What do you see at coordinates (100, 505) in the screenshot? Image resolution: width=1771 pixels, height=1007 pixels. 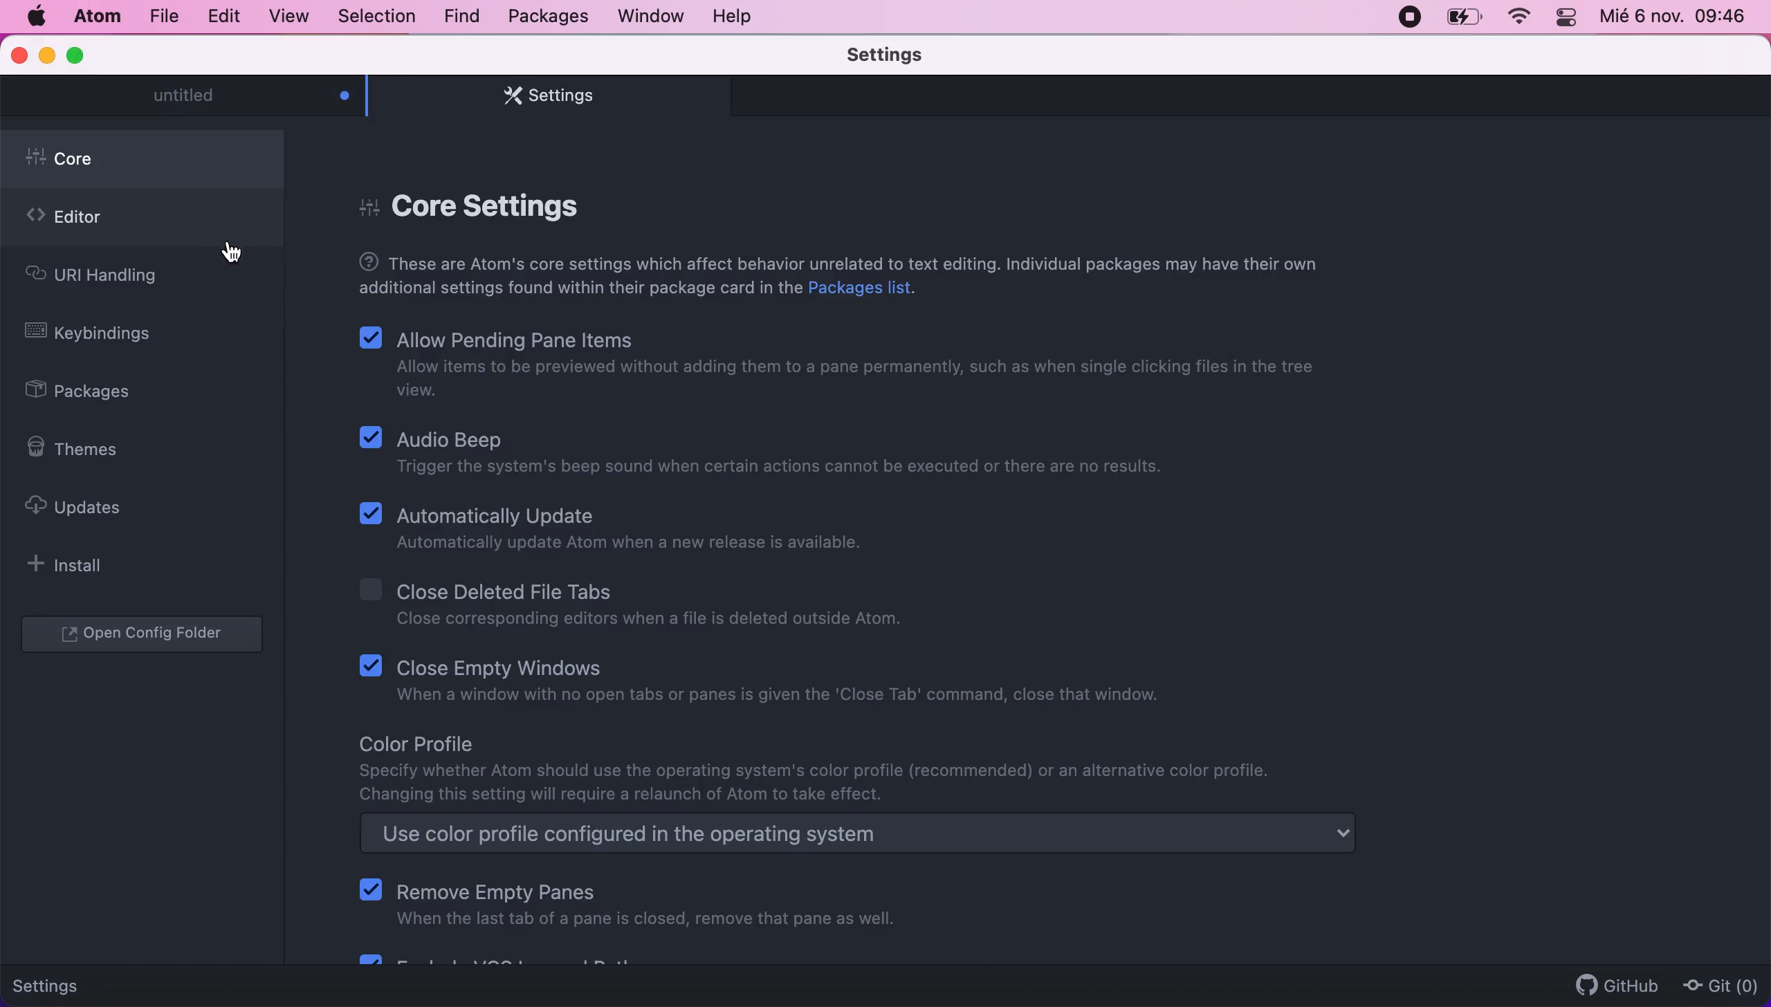 I see `updates` at bounding box center [100, 505].